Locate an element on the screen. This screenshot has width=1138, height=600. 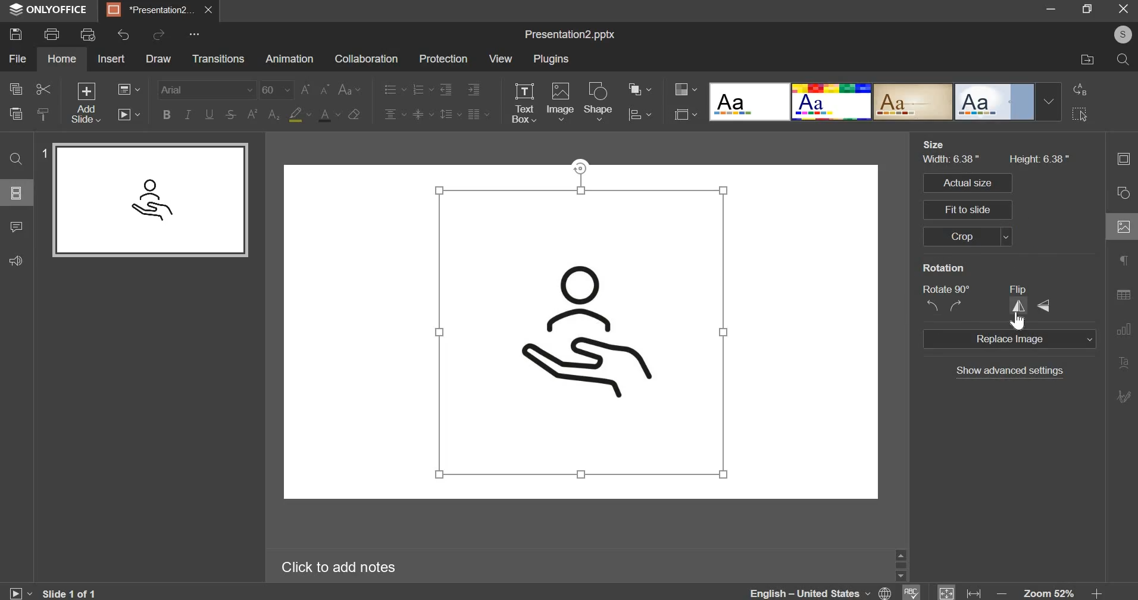
protection is located at coordinates (443, 59).